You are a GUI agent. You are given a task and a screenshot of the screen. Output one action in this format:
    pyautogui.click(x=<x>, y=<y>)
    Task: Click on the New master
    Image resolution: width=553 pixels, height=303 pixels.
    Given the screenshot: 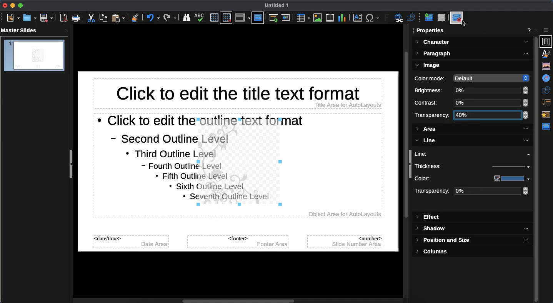 What is the action you would take?
    pyautogui.click(x=428, y=18)
    